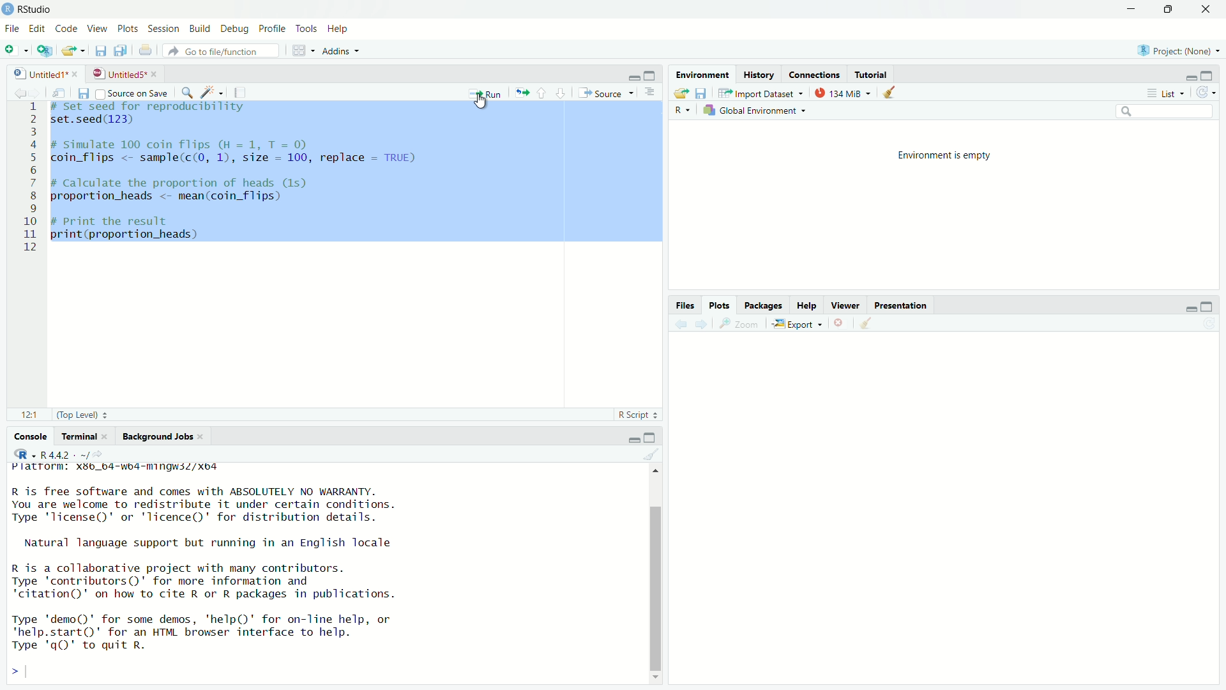  Describe the element at coordinates (187, 92) in the screenshot. I see `find/replace` at that location.